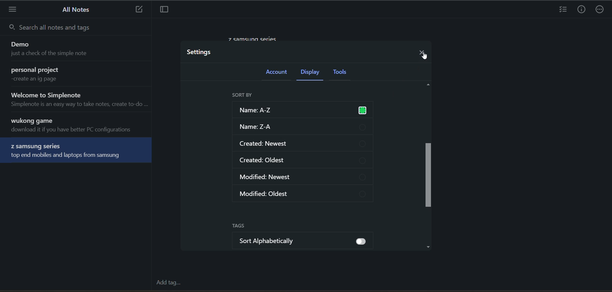 The image size is (612, 292). I want to click on new note, so click(138, 9).